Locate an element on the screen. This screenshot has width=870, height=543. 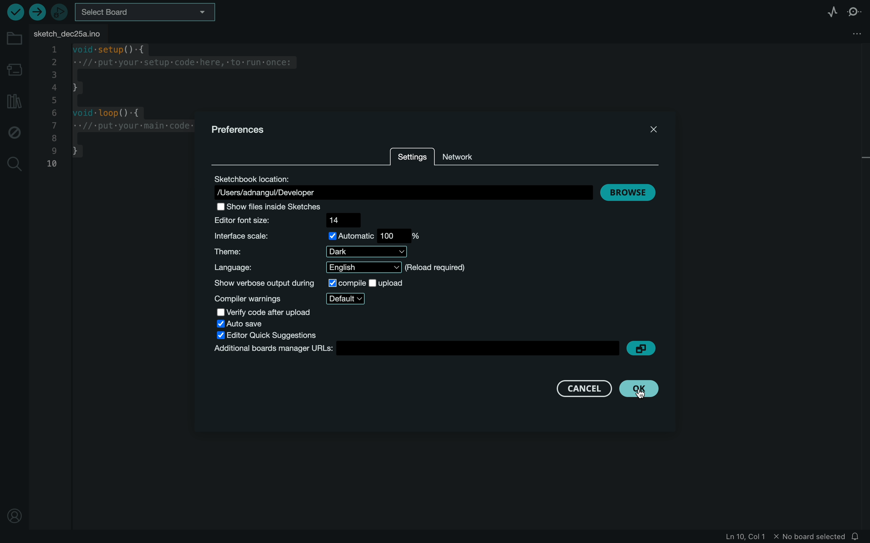
network is located at coordinates (482, 154).